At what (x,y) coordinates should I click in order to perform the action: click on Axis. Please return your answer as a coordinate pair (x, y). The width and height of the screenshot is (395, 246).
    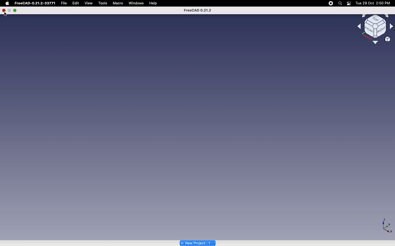
    Looking at the image, I should click on (387, 226).